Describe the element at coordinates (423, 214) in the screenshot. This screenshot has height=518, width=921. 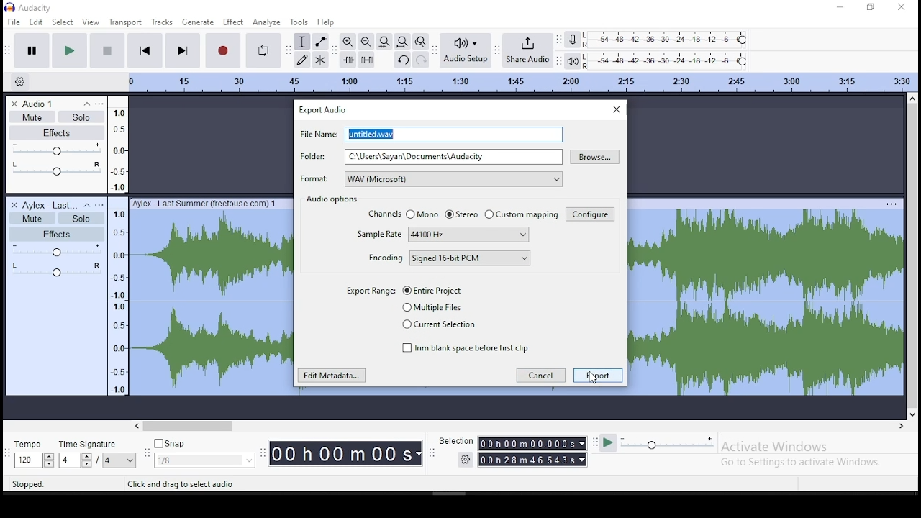
I see `mono` at that location.